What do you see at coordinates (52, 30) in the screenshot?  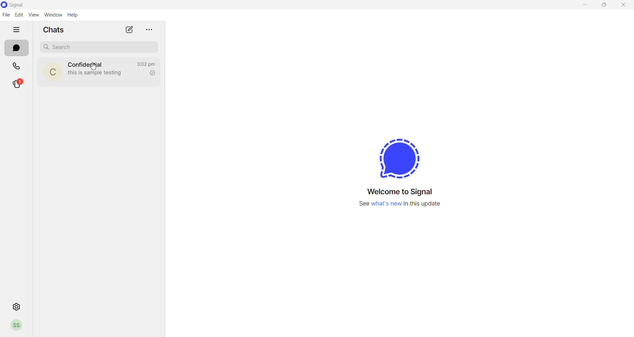 I see `chats heading` at bounding box center [52, 30].